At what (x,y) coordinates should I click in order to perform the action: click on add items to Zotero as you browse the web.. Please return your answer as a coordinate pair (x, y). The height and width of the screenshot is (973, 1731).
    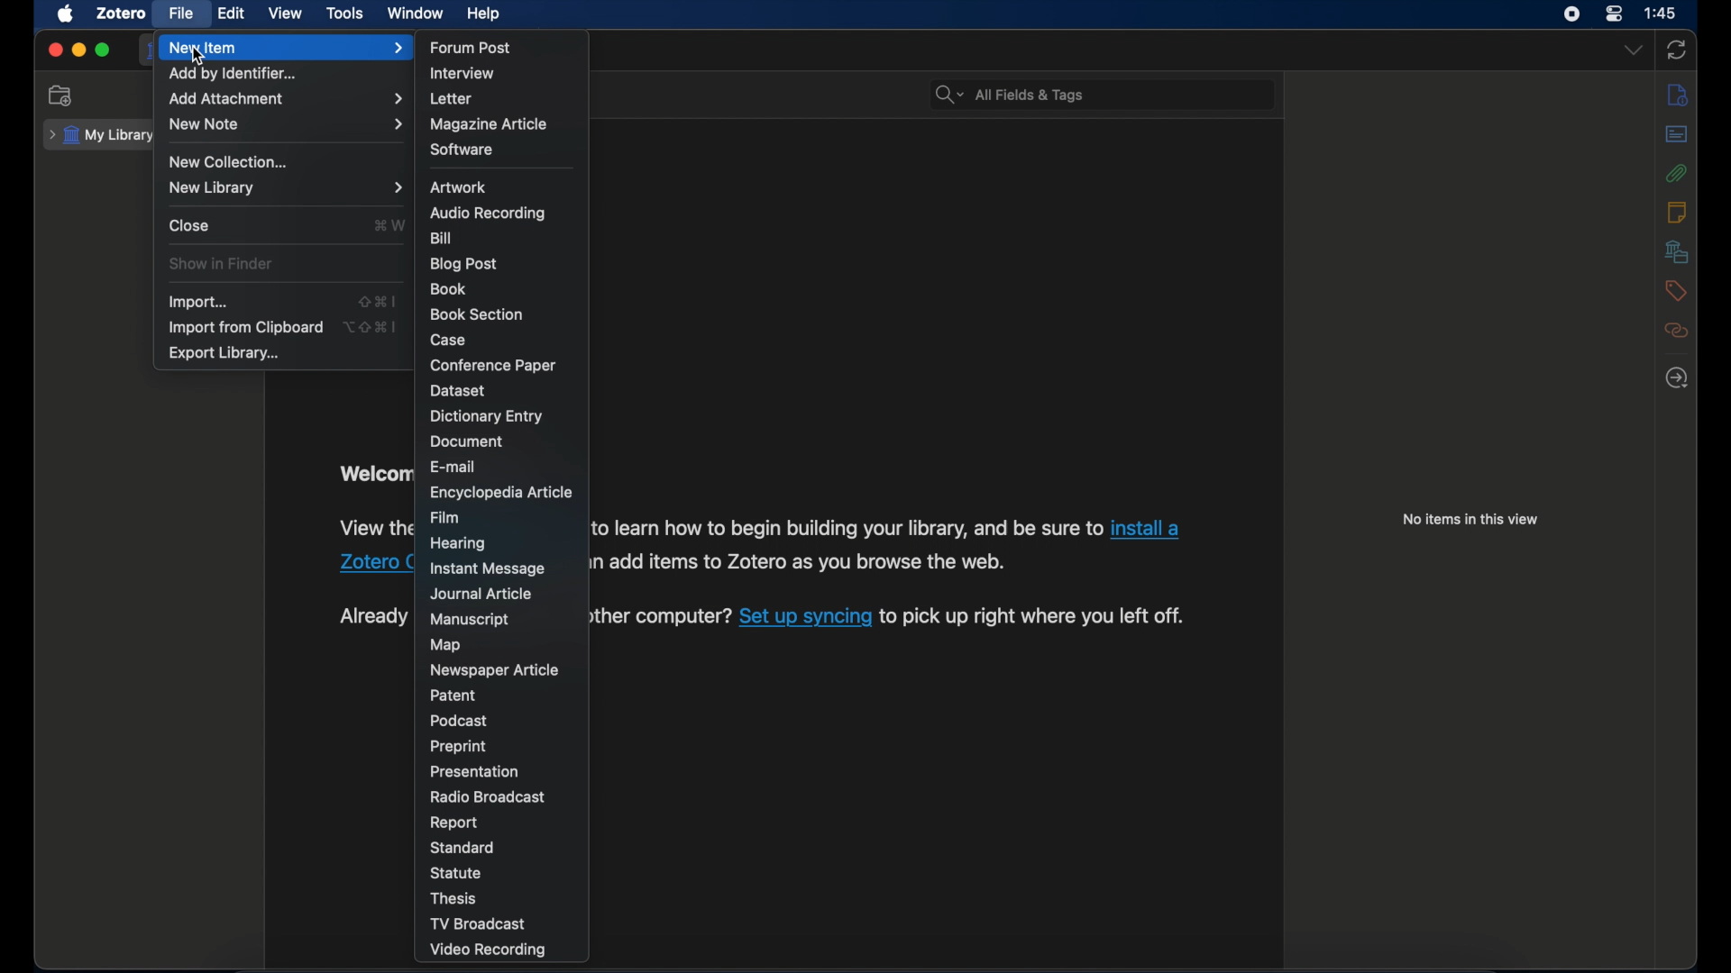
    Looking at the image, I should click on (811, 562).